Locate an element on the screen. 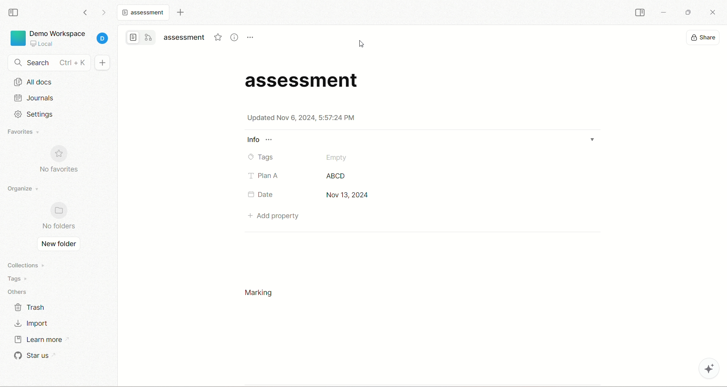  new folder is located at coordinates (59, 245).